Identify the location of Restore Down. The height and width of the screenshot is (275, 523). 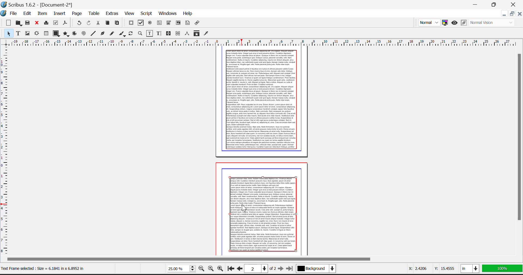
(504, 14).